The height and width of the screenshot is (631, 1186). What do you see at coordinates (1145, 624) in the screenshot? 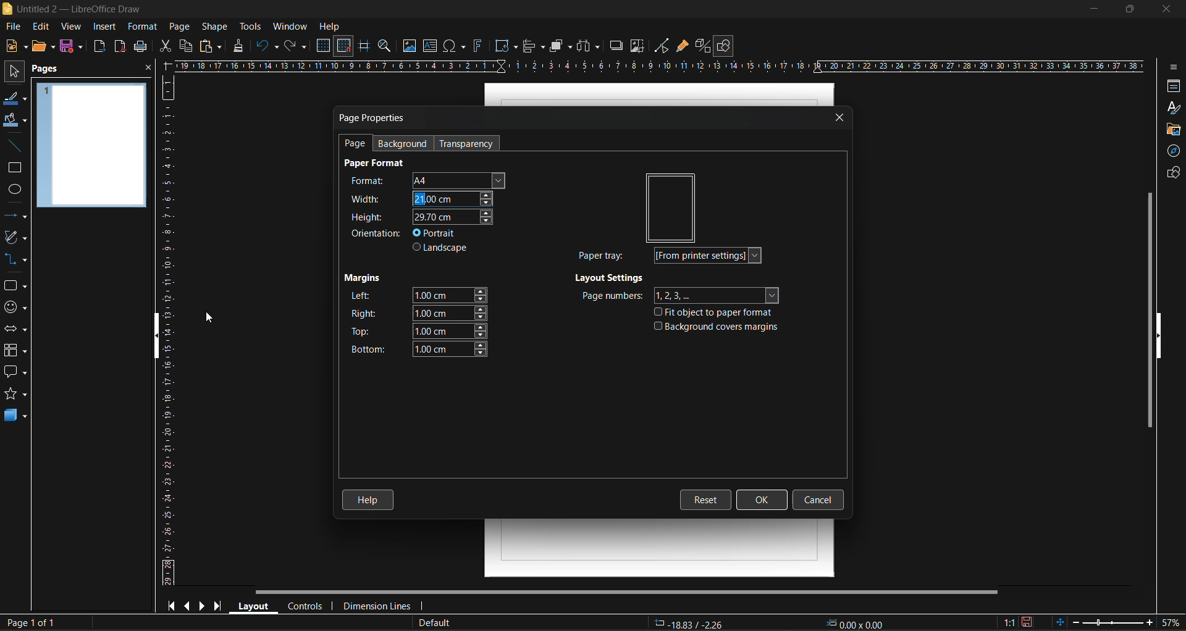
I see `zoom in ` at bounding box center [1145, 624].